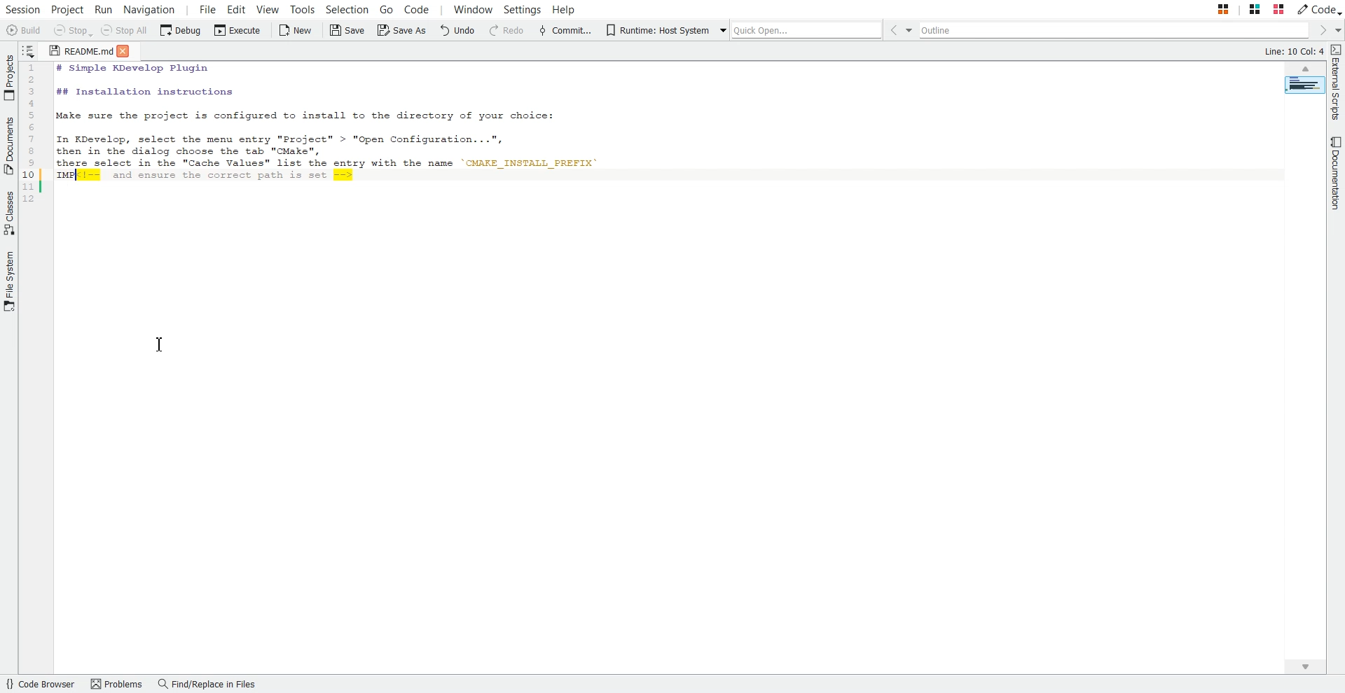 The image size is (1345, 693). What do you see at coordinates (282, 136) in the screenshot?
I see `In KDevelop, select the menu entry "Project" > "Open Configuation . ..",` at bounding box center [282, 136].